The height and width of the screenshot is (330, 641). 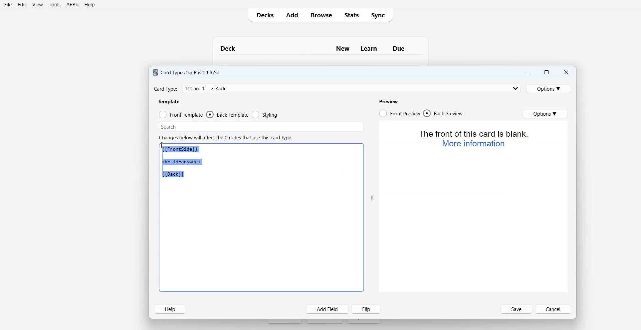 What do you see at coordinates (170, 309) in the screenshot?
I see `Help` at bounding box center [170, 309].